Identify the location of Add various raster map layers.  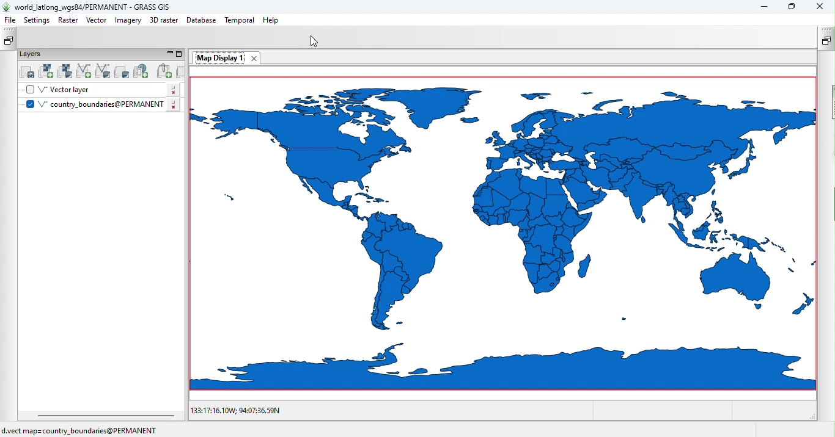
(66, 71).